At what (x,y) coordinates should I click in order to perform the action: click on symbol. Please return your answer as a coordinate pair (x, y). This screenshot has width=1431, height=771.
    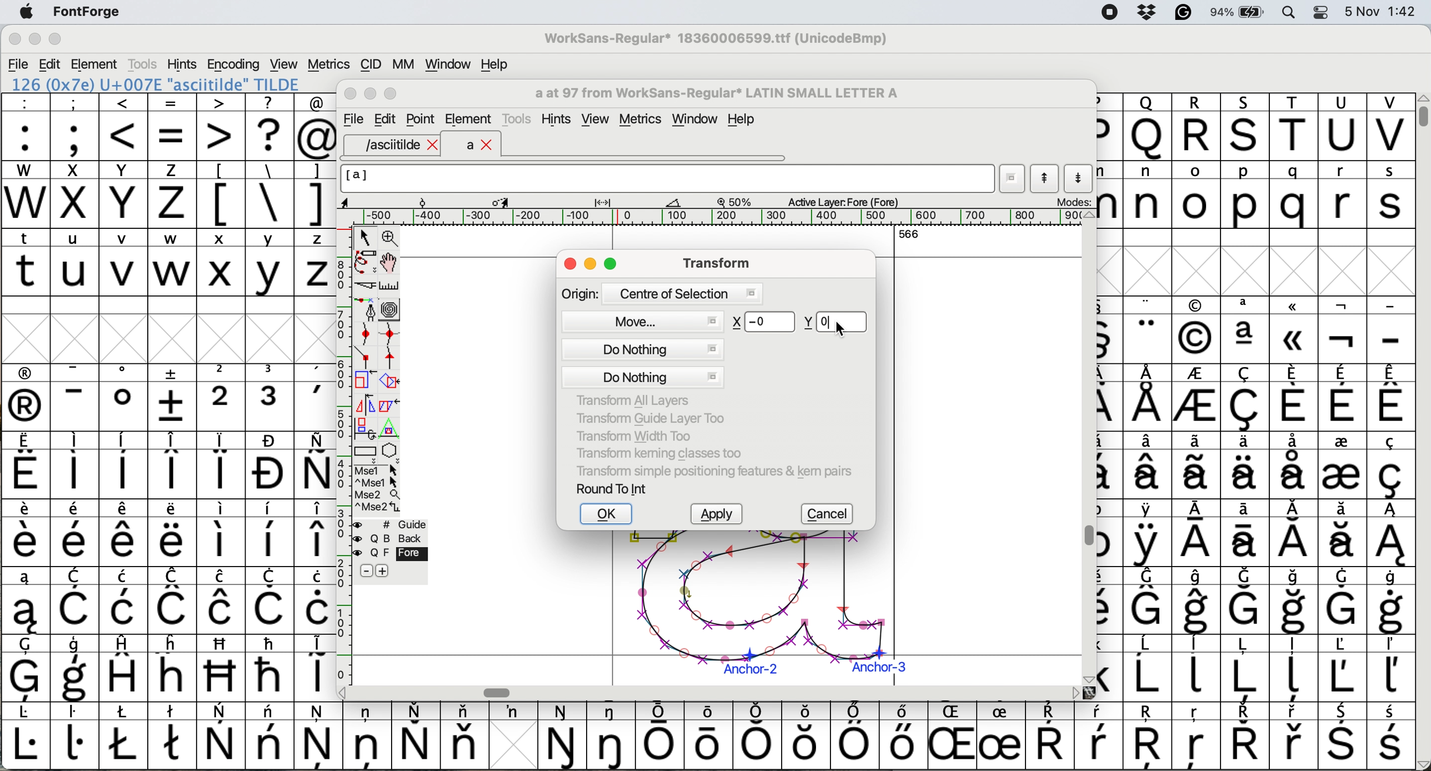
    Looking at the image, I should click on (1390, 601).